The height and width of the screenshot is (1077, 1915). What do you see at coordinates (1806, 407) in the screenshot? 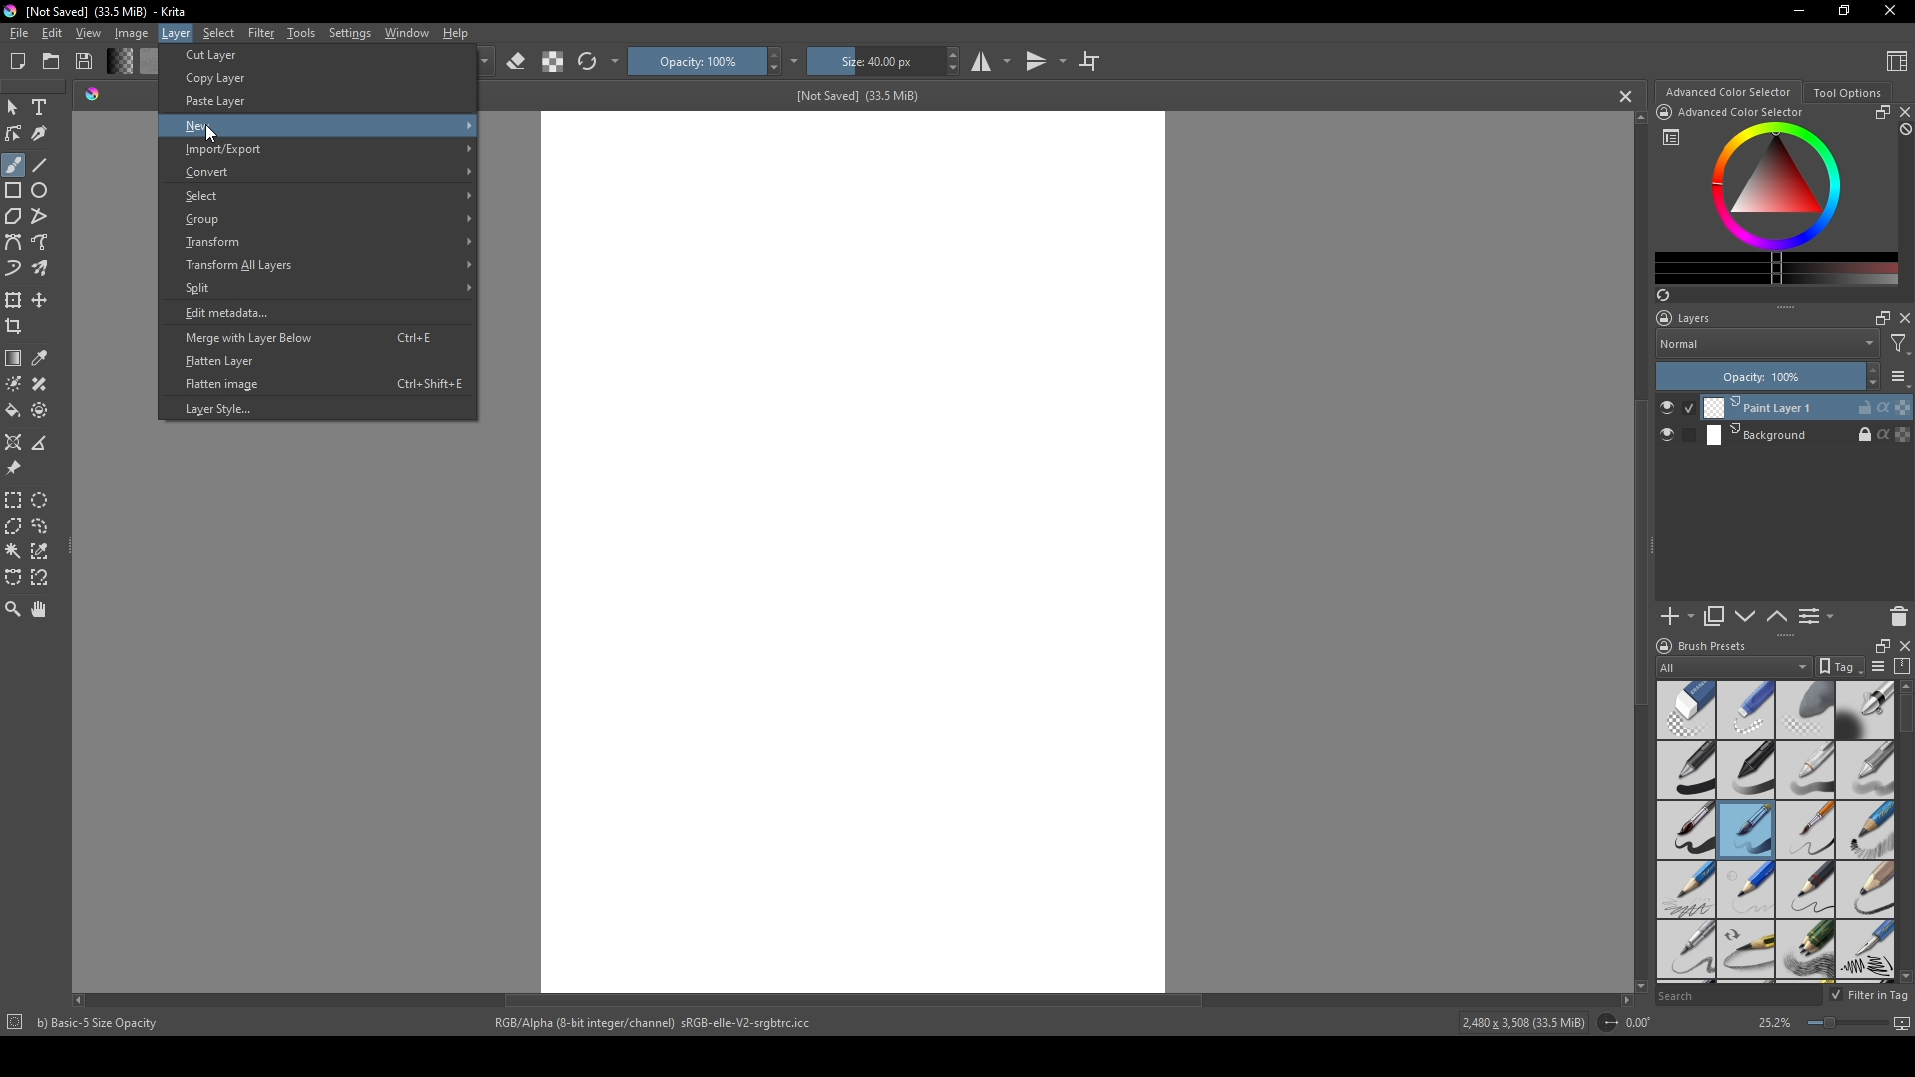
I see `Print Layer 1` at bounding box center [1806, 407].